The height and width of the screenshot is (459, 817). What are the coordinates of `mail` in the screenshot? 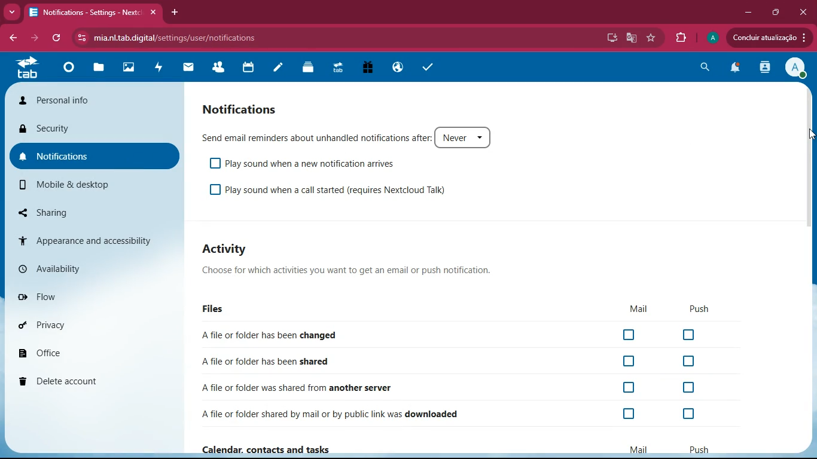 It's located at (633, 307).